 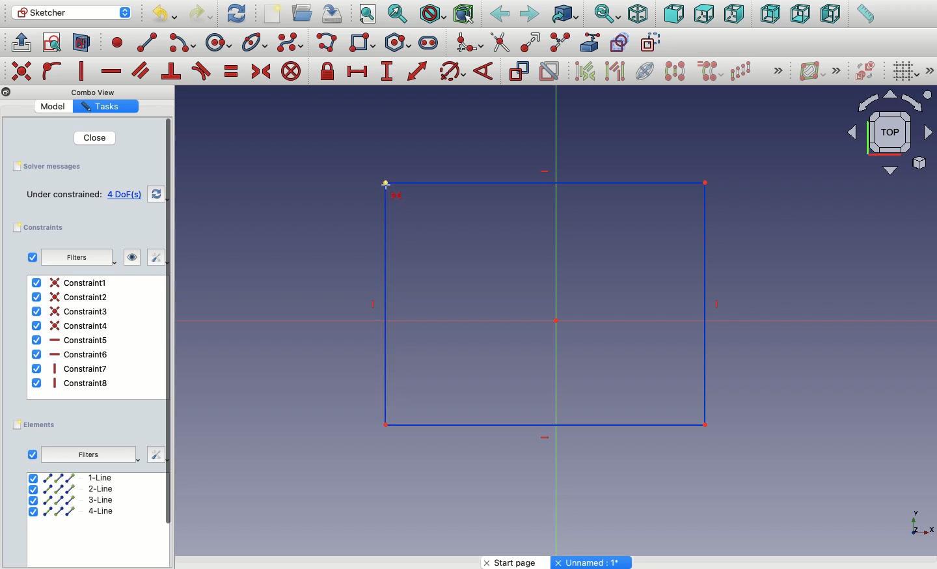 What do you see at coordinates (275, 15) in the screenshot?
I see `New` at bounding box center [275, 15].